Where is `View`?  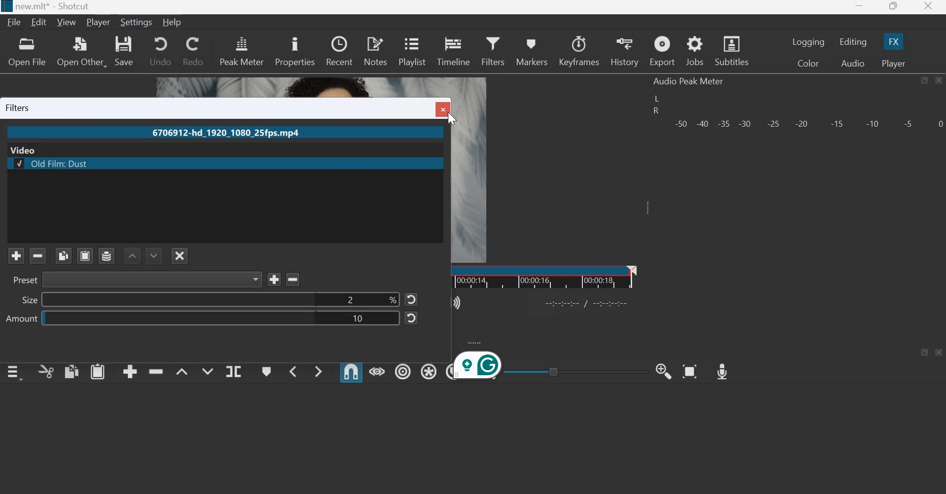
View is located at coordinates (68, 22).